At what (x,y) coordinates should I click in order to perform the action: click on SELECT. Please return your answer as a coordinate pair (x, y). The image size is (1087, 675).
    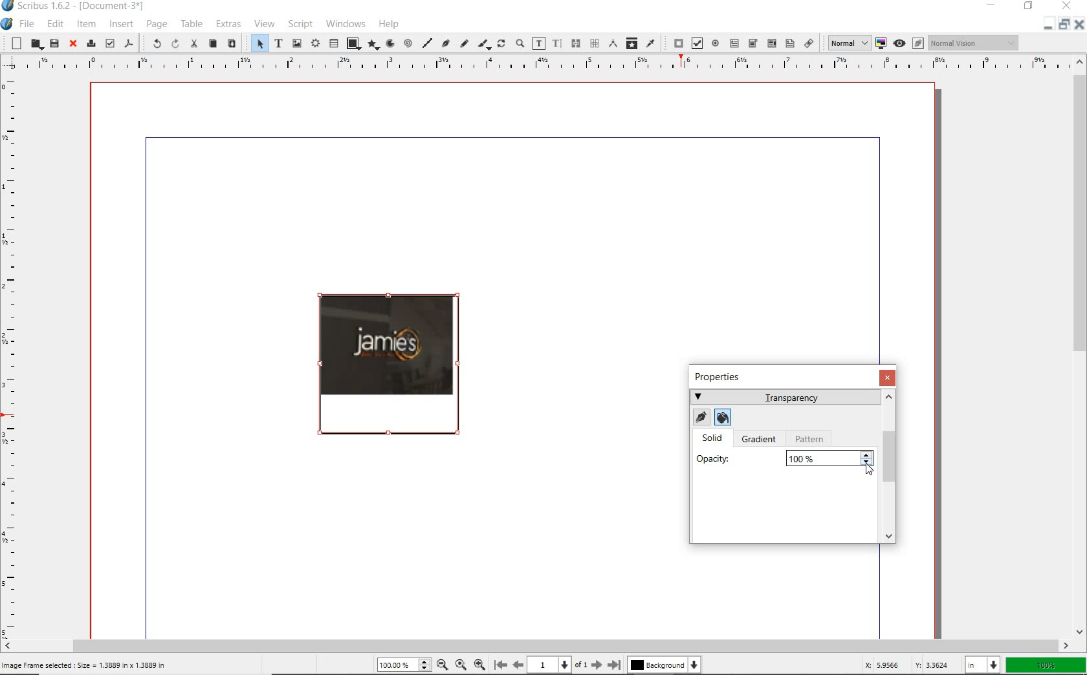
    Looking at the image, I should click on (259, 43).